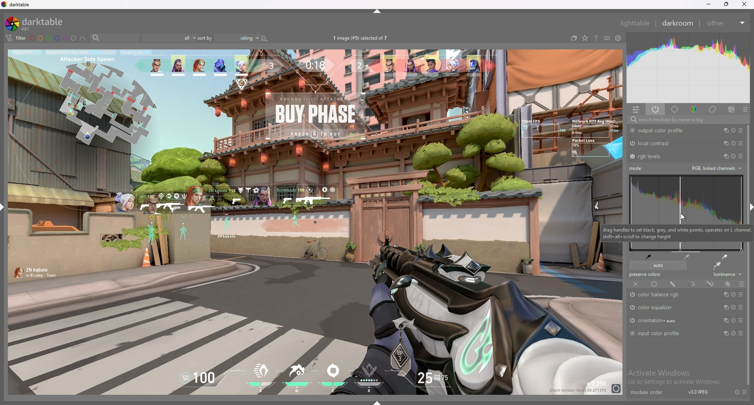  What do you see at coordinates (632, 308) in the screenshot?
I see `switched on` at bounding box center [632, 308].